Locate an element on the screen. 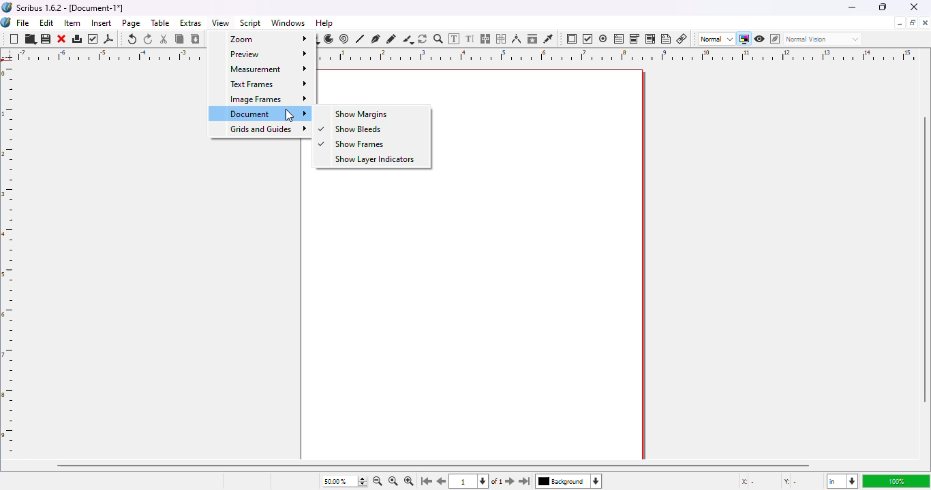 The width and height of the screenshot is (931, 490). edit is located at coordinates (46, 22).